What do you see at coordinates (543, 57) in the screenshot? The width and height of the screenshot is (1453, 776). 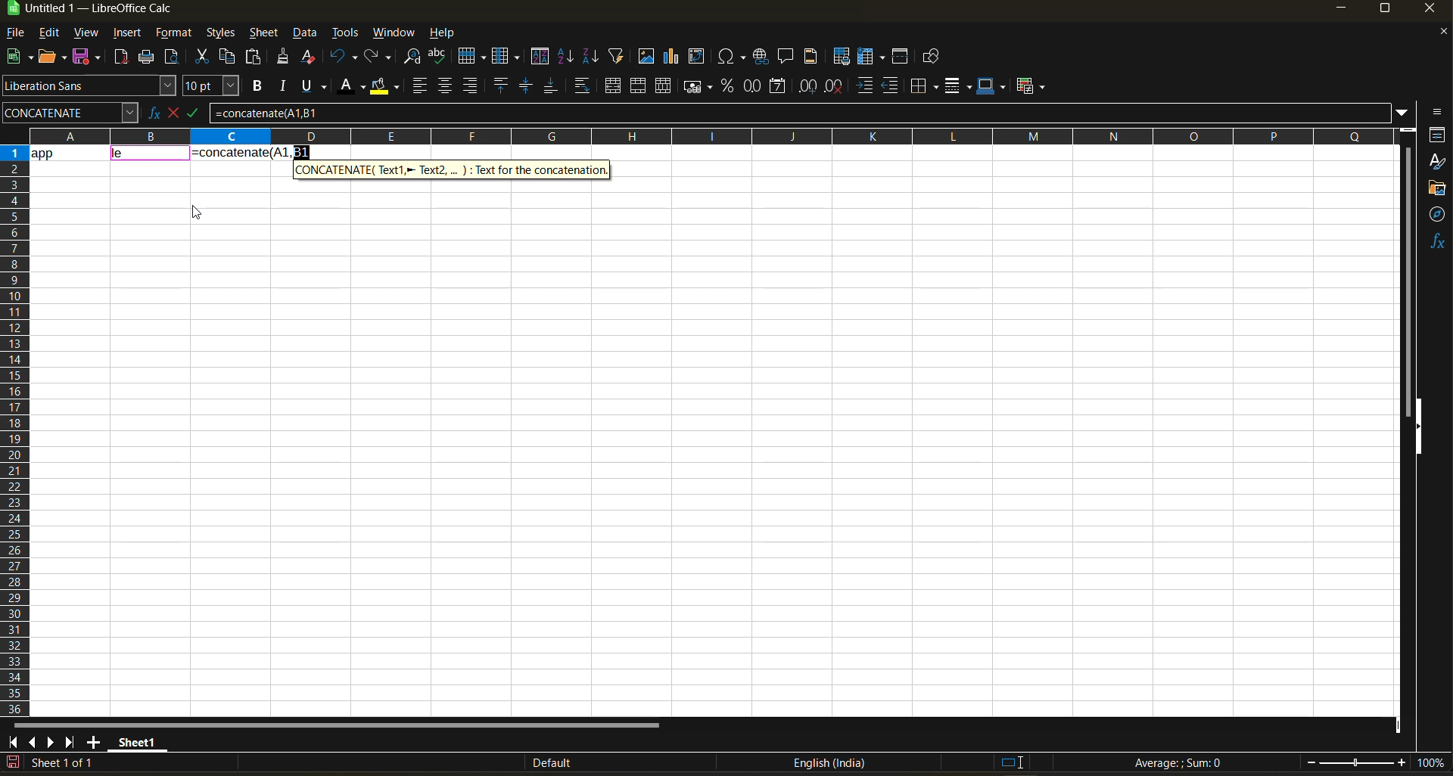 I see `sort` at bounding box center [543, 57].